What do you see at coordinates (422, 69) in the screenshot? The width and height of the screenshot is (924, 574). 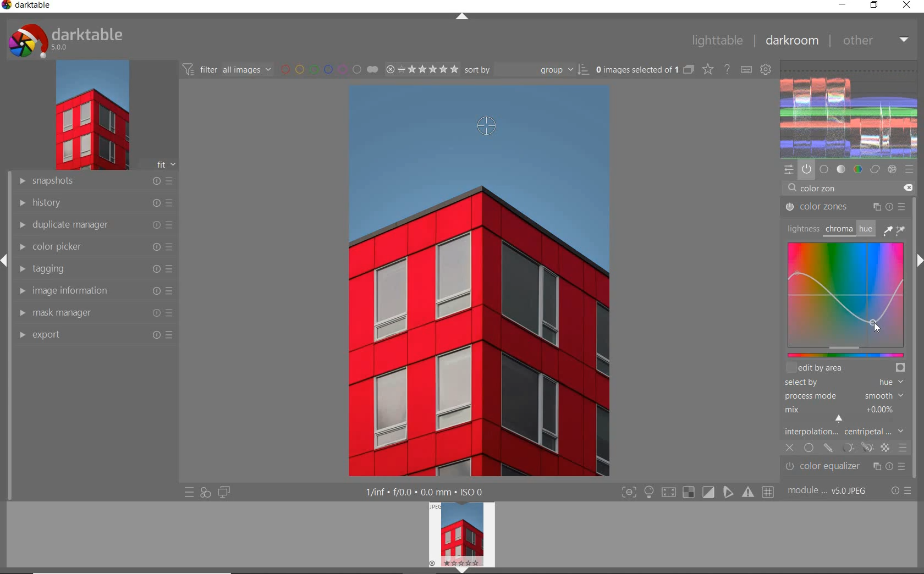 I see `selected Image range rating` at bounding box center [422, 69].